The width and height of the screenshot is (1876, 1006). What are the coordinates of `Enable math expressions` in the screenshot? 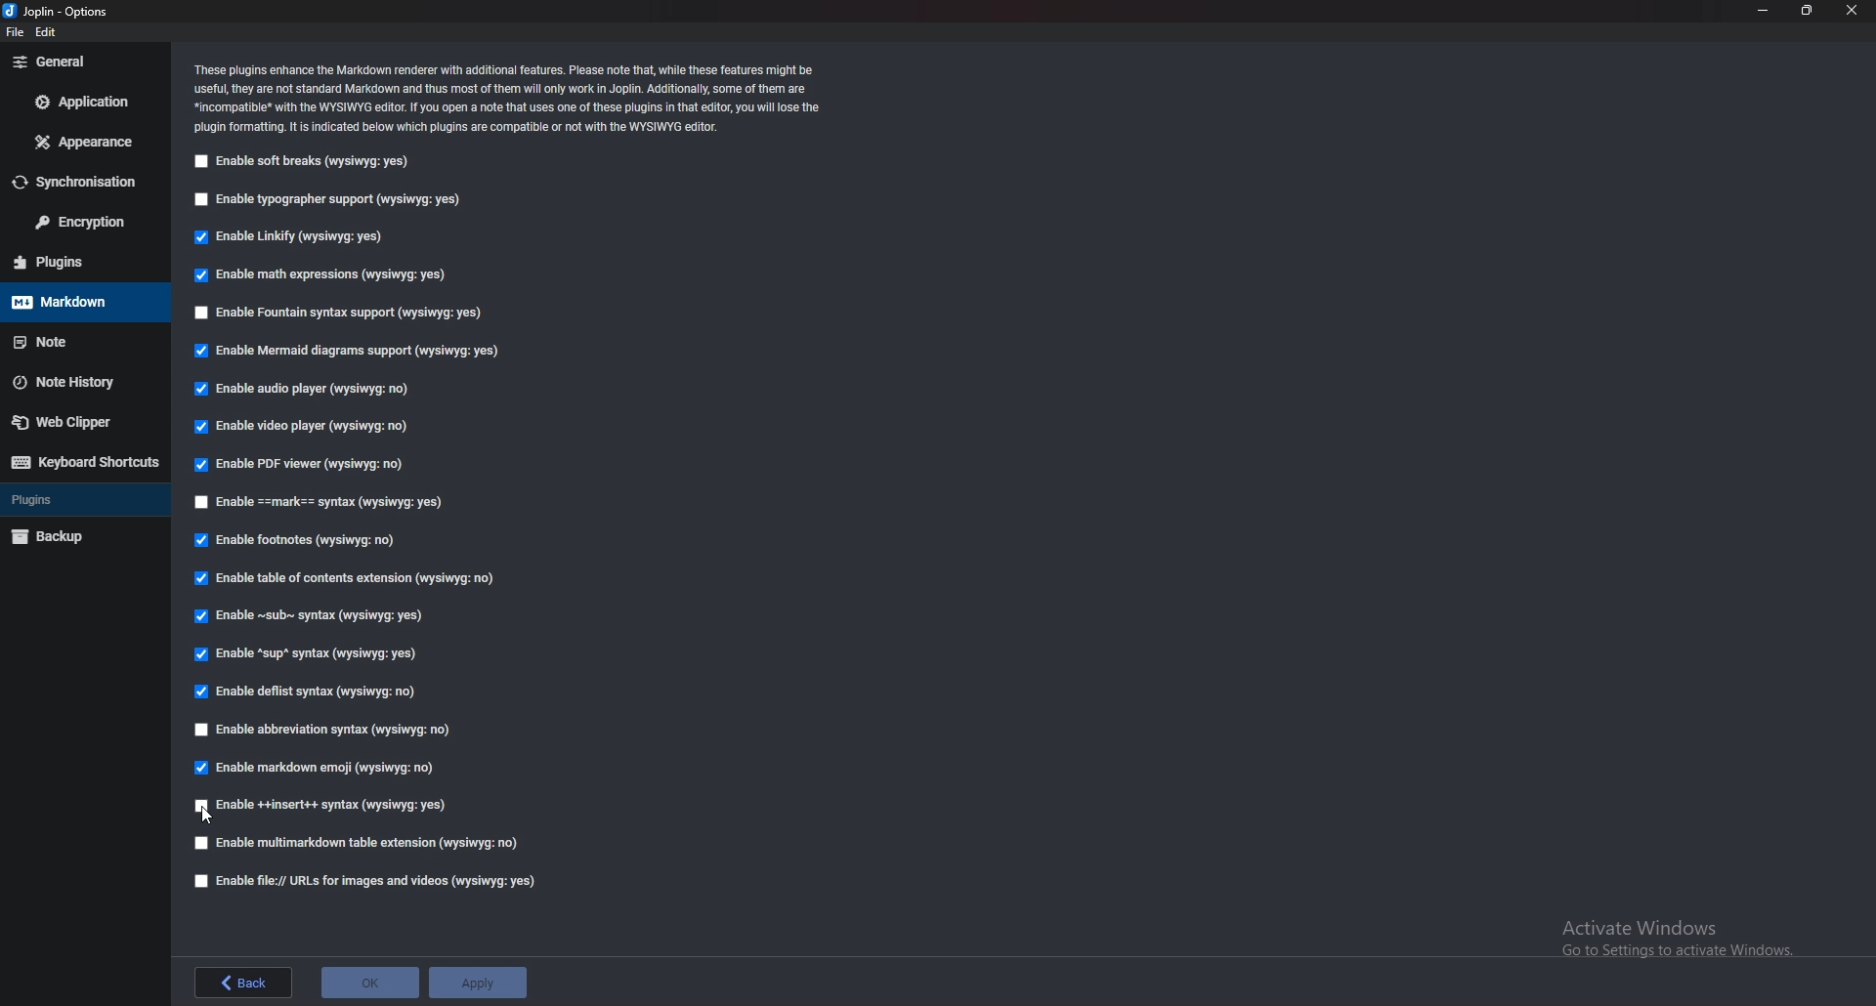 It's located at (321, 276).